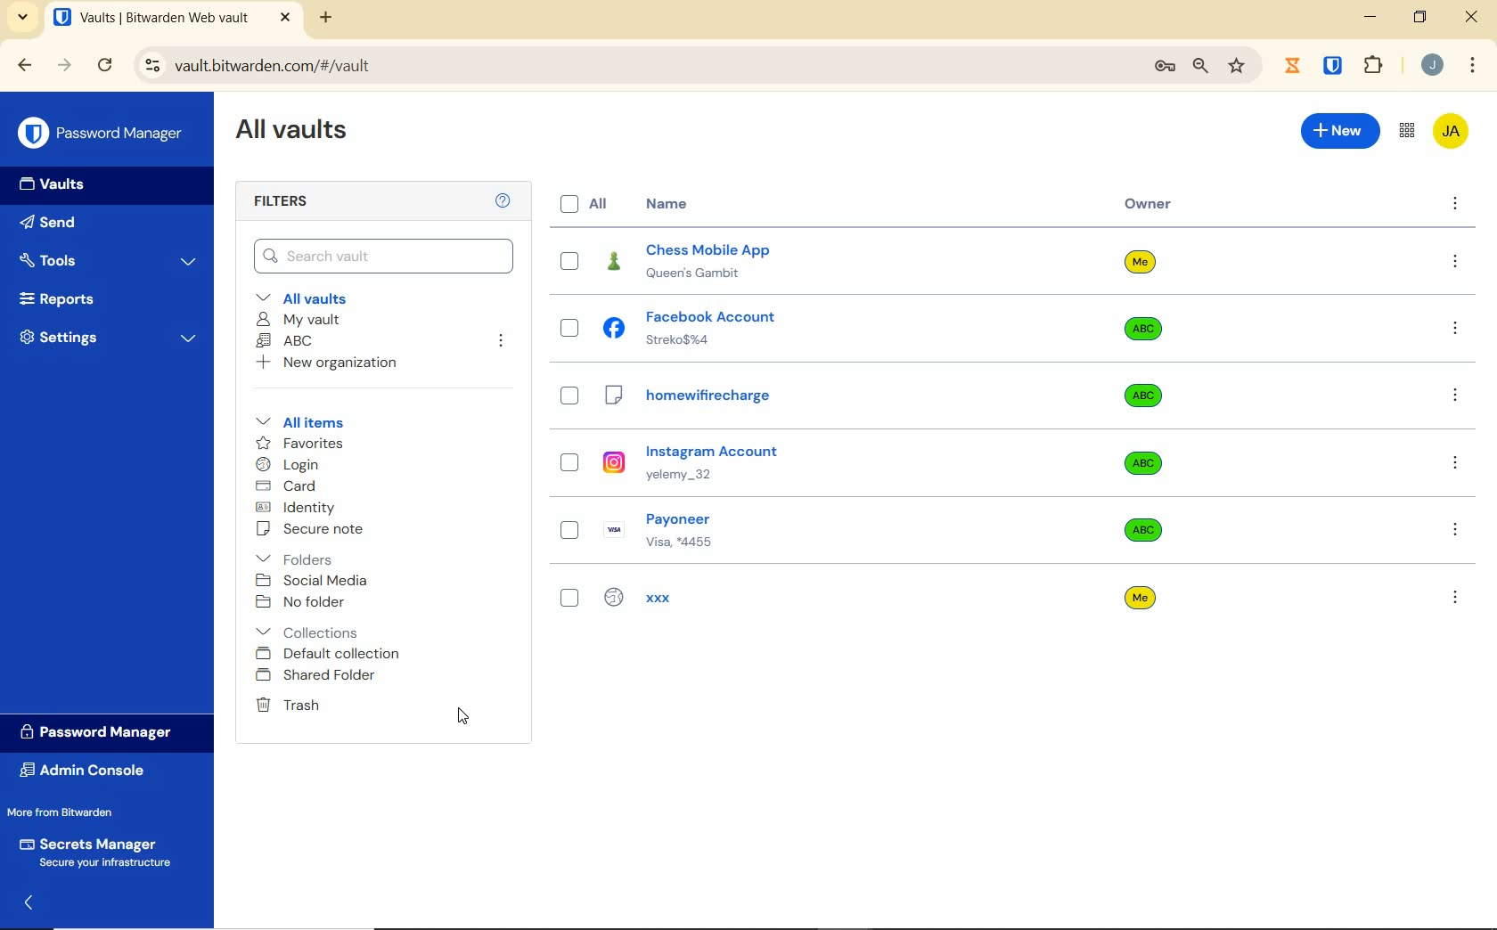 The image size is (1497, 930). What do you see at coordinates (306, 603) in the screenshot?
I see `No folder` at bounding box center [306, 603].